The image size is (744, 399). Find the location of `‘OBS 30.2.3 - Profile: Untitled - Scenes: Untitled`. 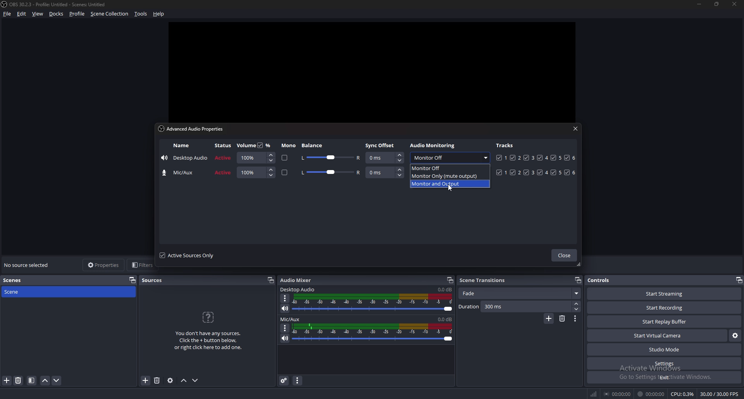

‘OBS 30.2.3 - Profile: Untitled - Scenes: Untitled is located at coordinates (60, 5).